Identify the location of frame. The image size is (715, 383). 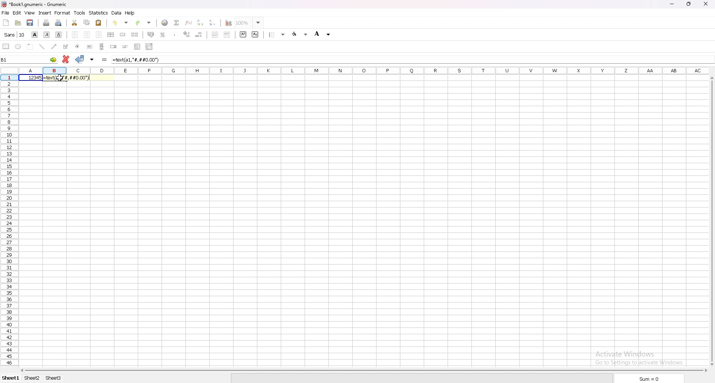
(30, 47).